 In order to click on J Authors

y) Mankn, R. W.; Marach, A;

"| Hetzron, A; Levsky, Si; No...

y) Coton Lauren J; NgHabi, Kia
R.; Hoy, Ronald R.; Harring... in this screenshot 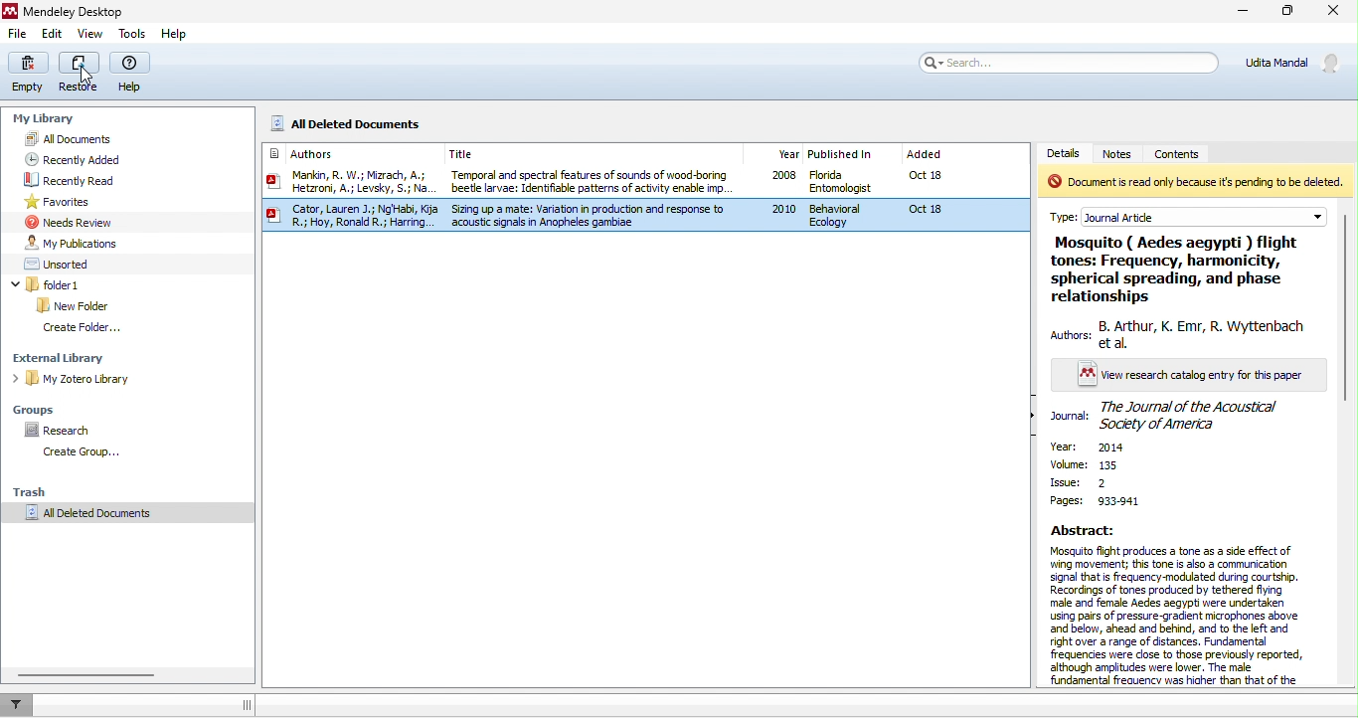, I will do `click(349, 190)`.